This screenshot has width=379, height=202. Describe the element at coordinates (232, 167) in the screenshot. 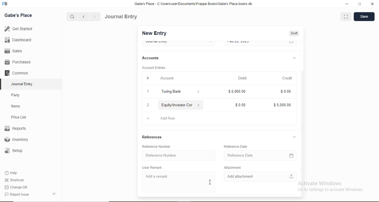

I see `Attachment` at that location.